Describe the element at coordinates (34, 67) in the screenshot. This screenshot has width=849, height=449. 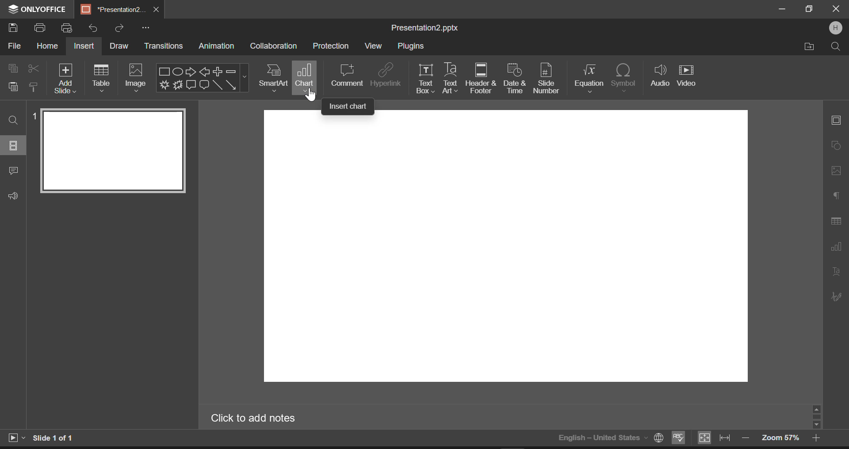
I see `Cut` at that location.